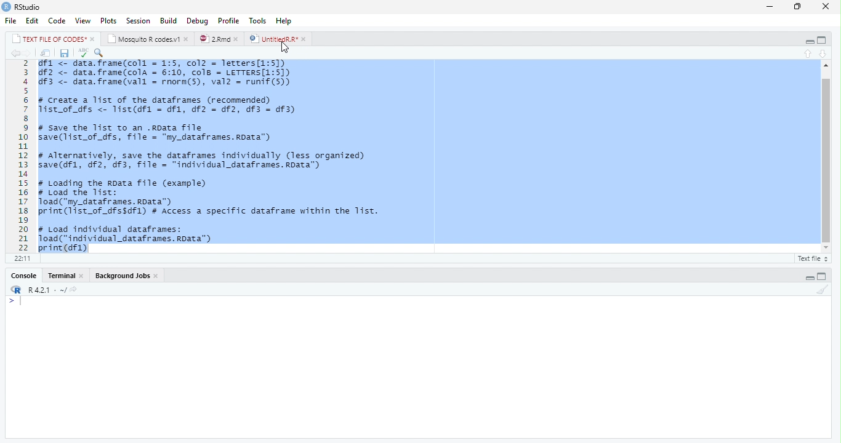 Image resolution: width=841 pixels, height=443 pixels. I want to click on Go to previous section, so click(809, 54).